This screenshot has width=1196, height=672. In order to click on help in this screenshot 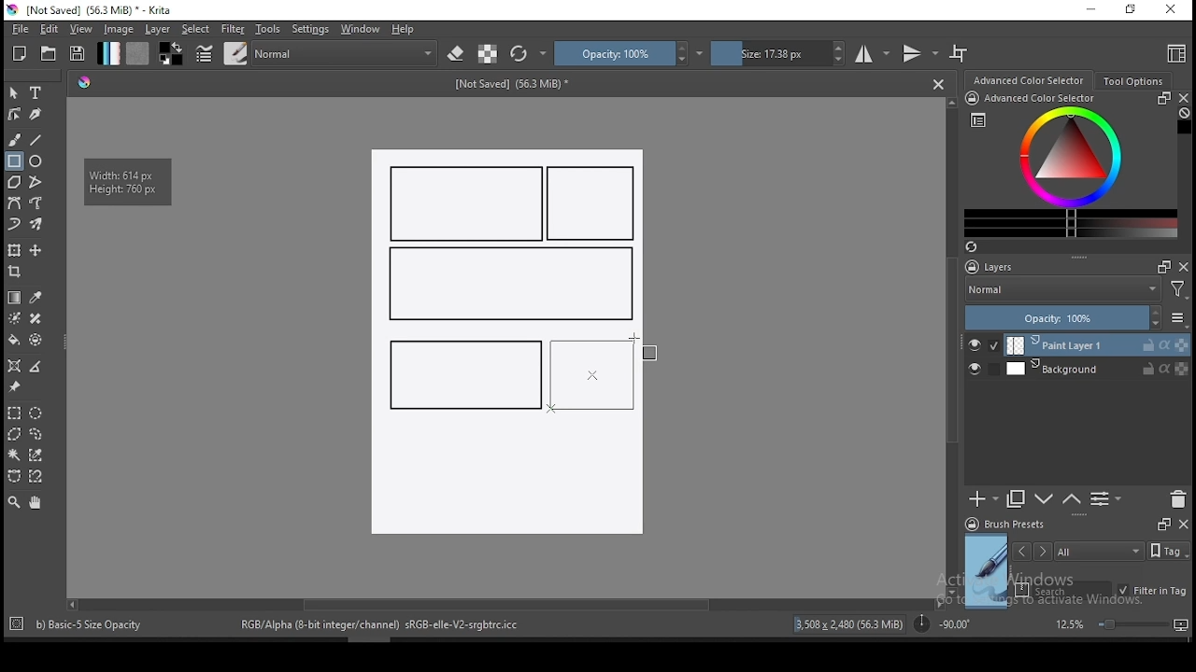, I will do `click(406, 30)`.